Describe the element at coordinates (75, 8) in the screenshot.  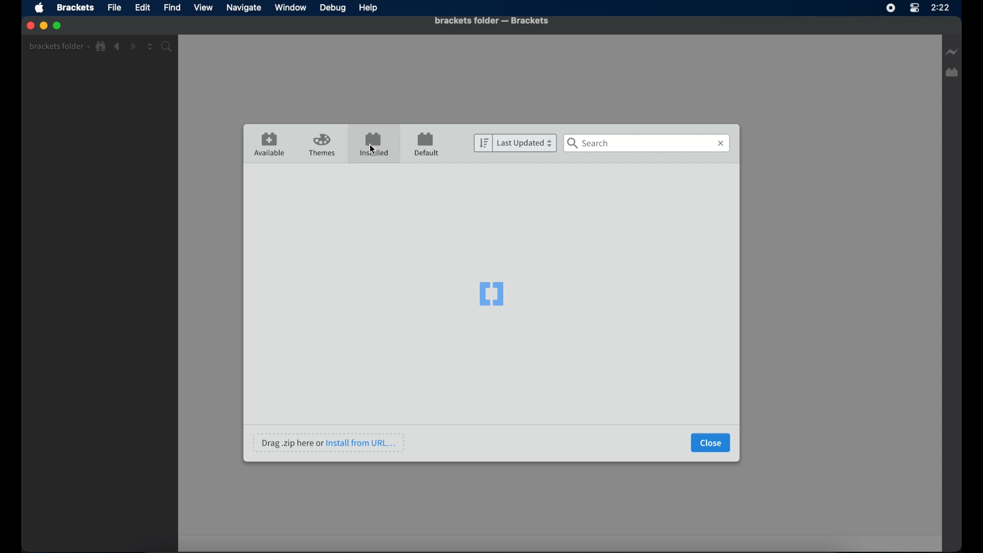
I see `brackets` at that location.